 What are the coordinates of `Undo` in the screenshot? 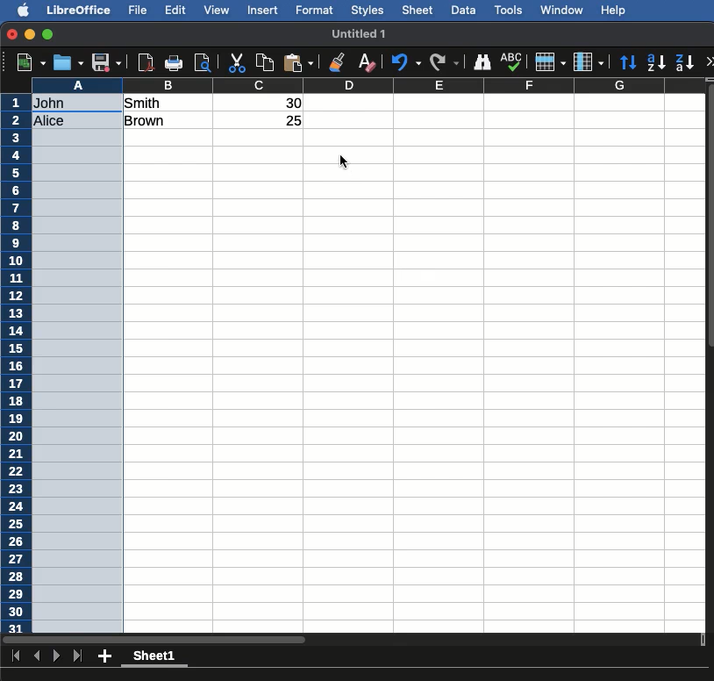 It's located at (408, 61).